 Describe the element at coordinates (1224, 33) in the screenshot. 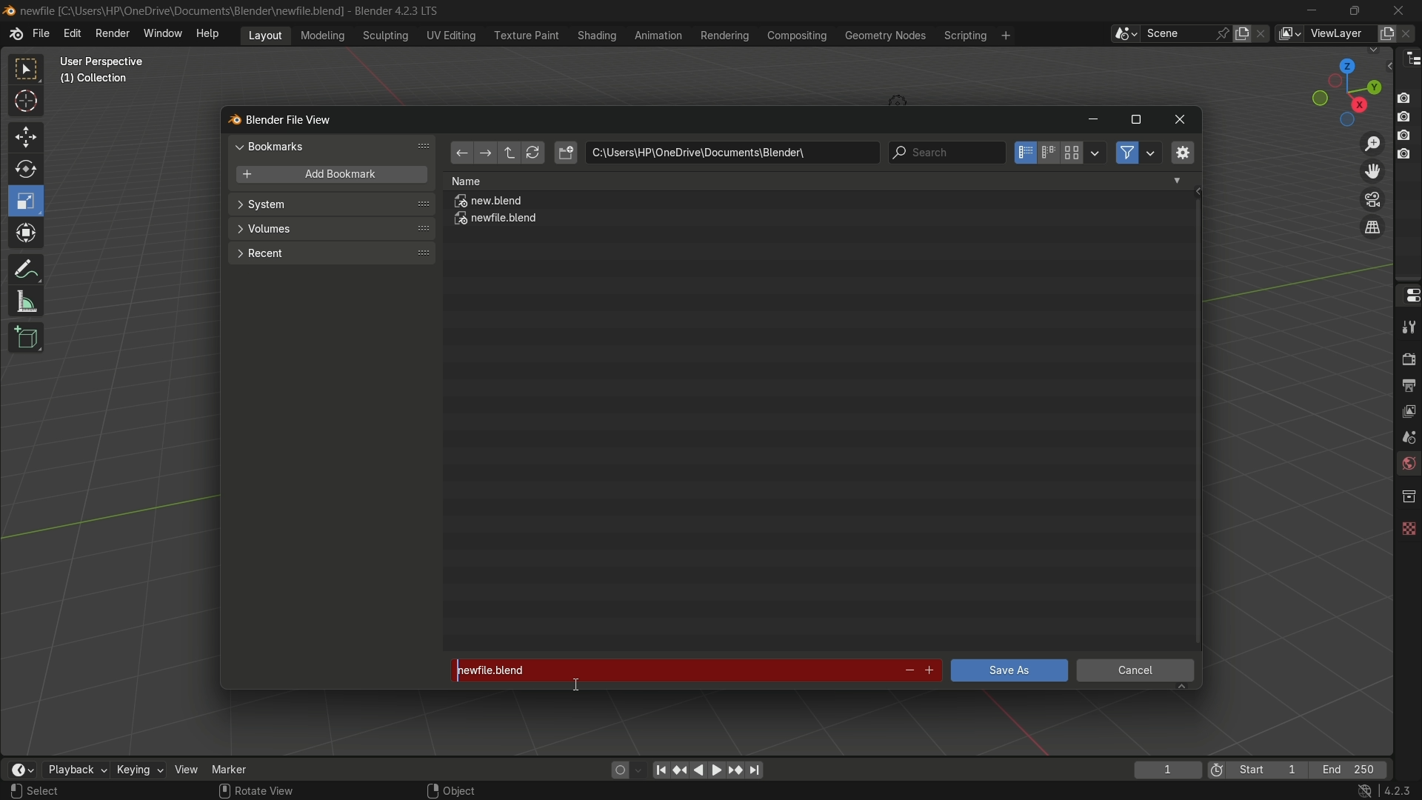

I see `pin scene to workplace` at that location.